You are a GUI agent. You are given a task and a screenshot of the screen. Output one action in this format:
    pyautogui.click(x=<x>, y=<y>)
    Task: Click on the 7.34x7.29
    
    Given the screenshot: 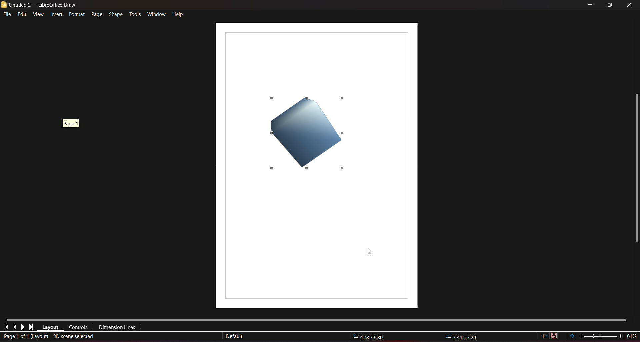 What is the action you would take?
    pyautogui.click(x=462, y=336)
    